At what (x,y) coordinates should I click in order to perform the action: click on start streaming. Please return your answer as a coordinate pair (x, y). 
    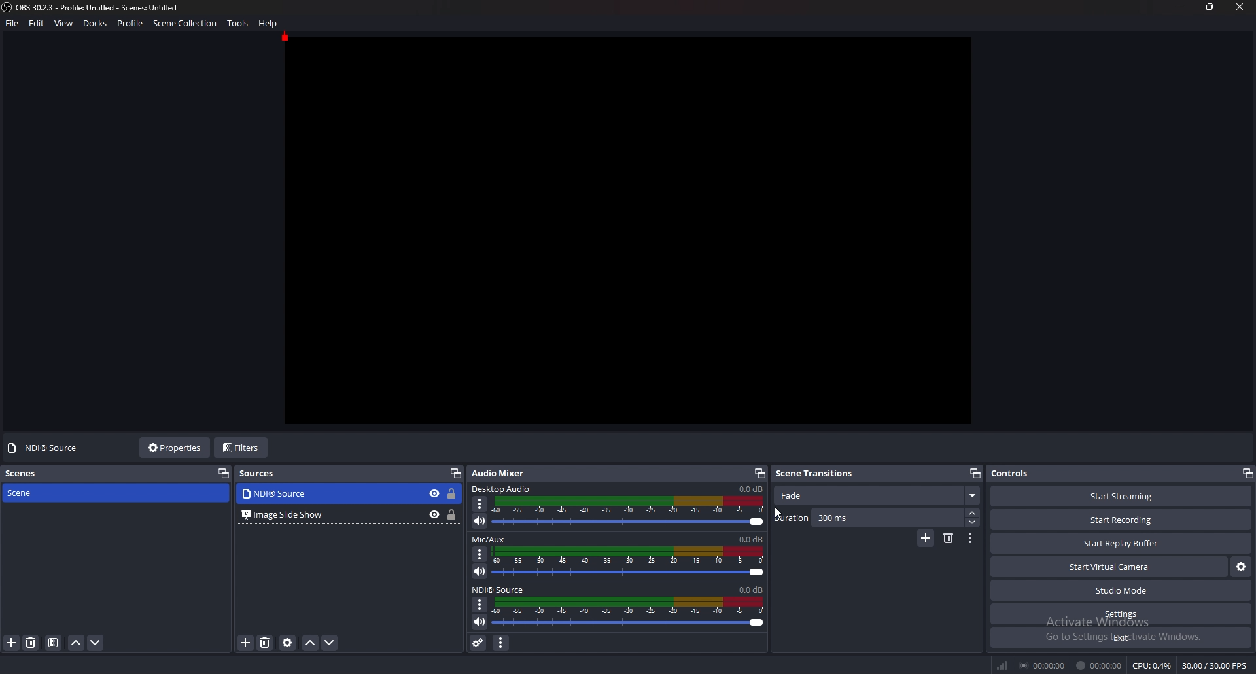
    Looking at the image, I should click on (1121, 497).